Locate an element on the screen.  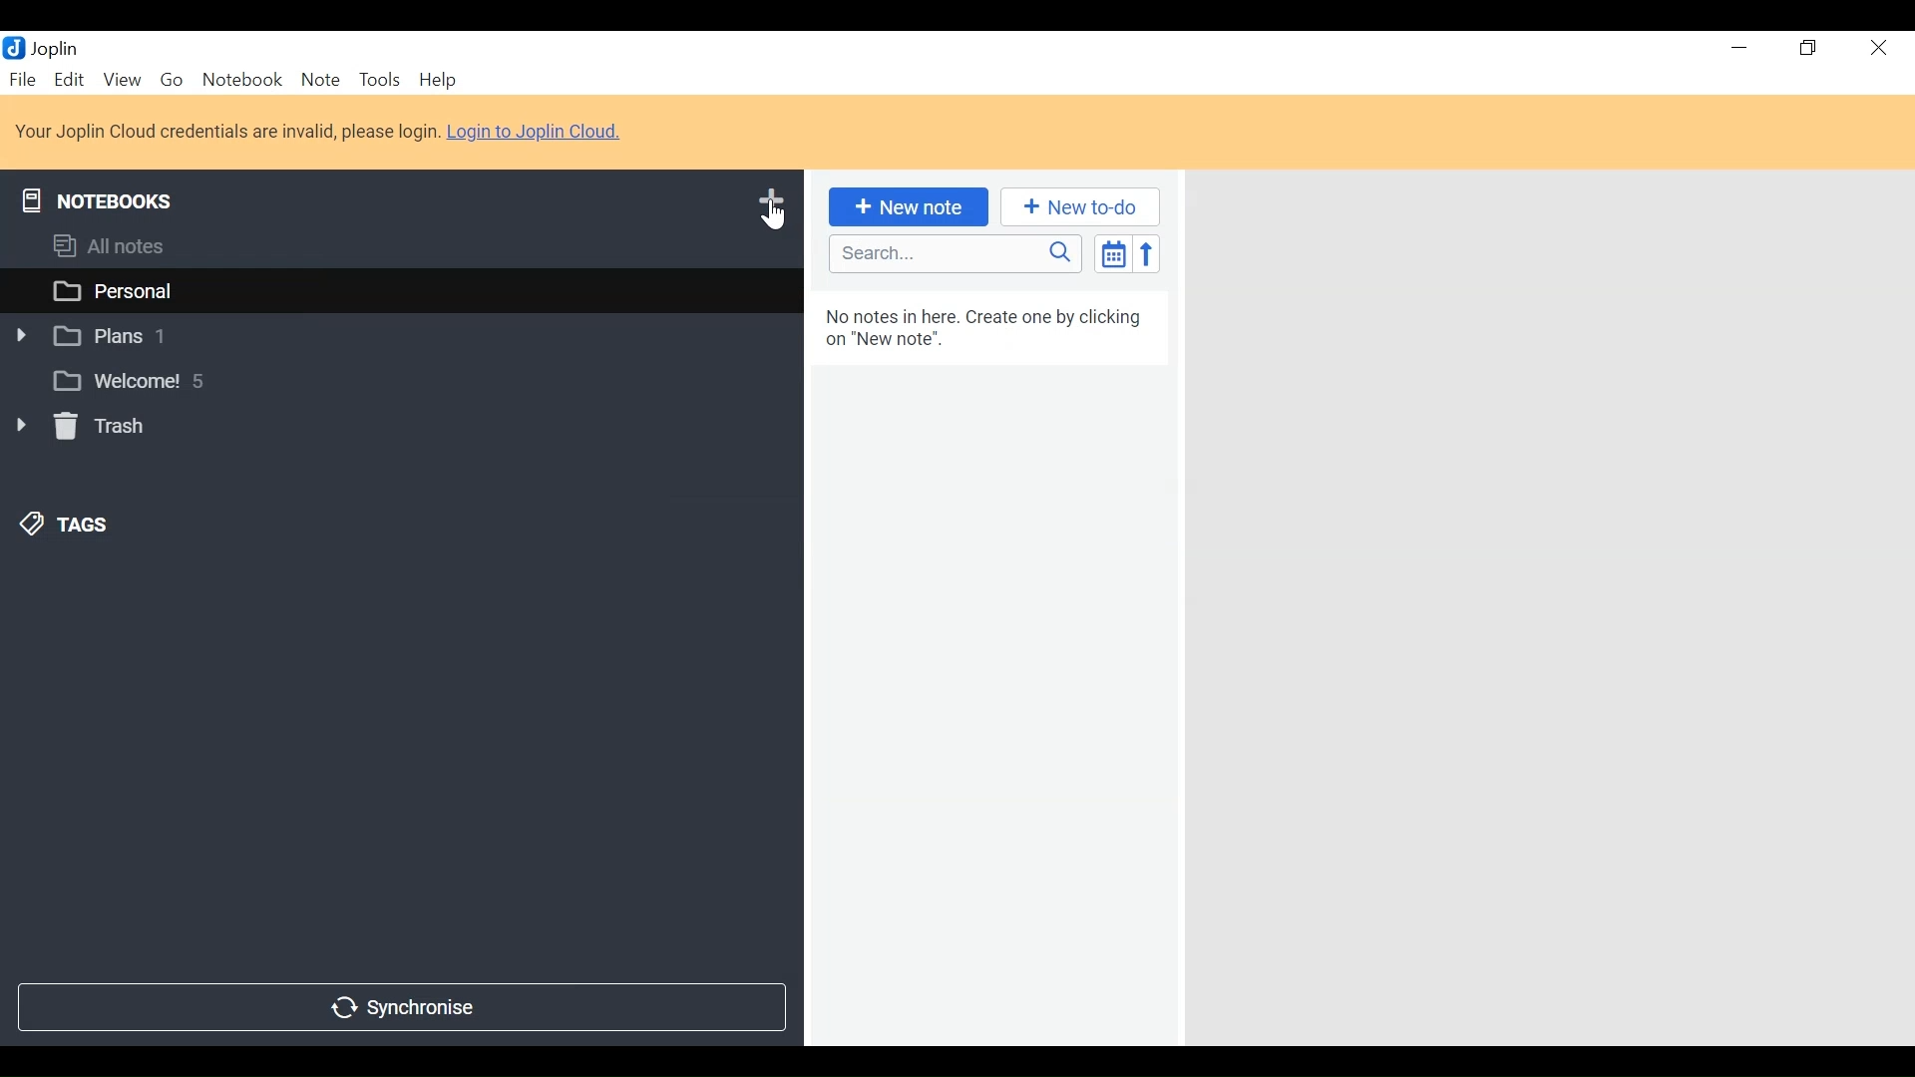
restore is located at coordinates (1808, 49).